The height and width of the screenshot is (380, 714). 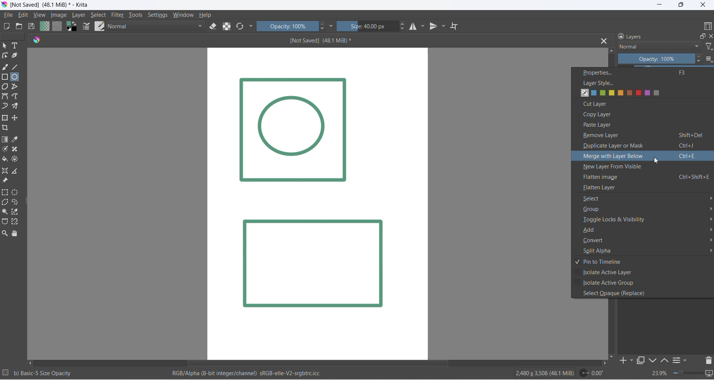 What do you see at coordinates (27, 205) in the screenshot?
I see `resize` at bounding box center [27, 205].